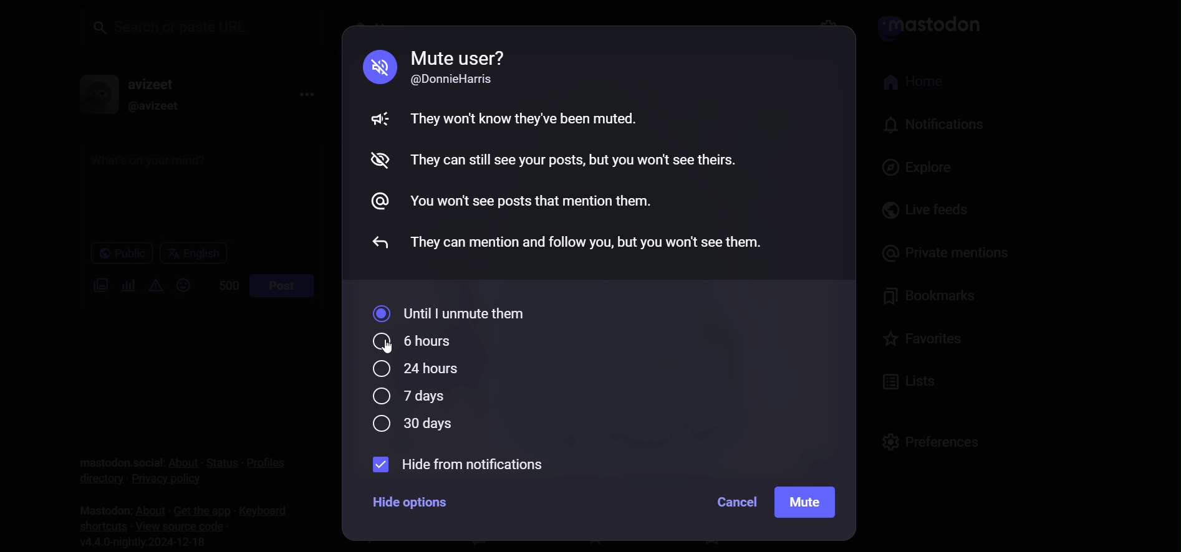 The height and width of the screenshot is (552, 1181). Describe the element at coordinates (456, 464) in the screenshot. I see `hide from notification` at that location.